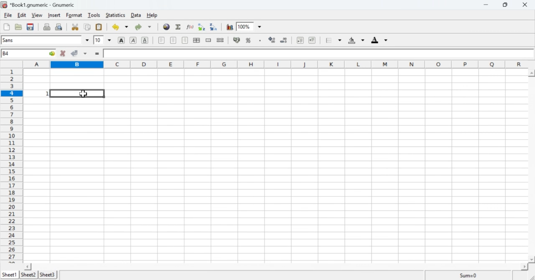 The width and height of the screenshot is (535, 280). I want to click on Paste the clipboard, so click(99, 26).